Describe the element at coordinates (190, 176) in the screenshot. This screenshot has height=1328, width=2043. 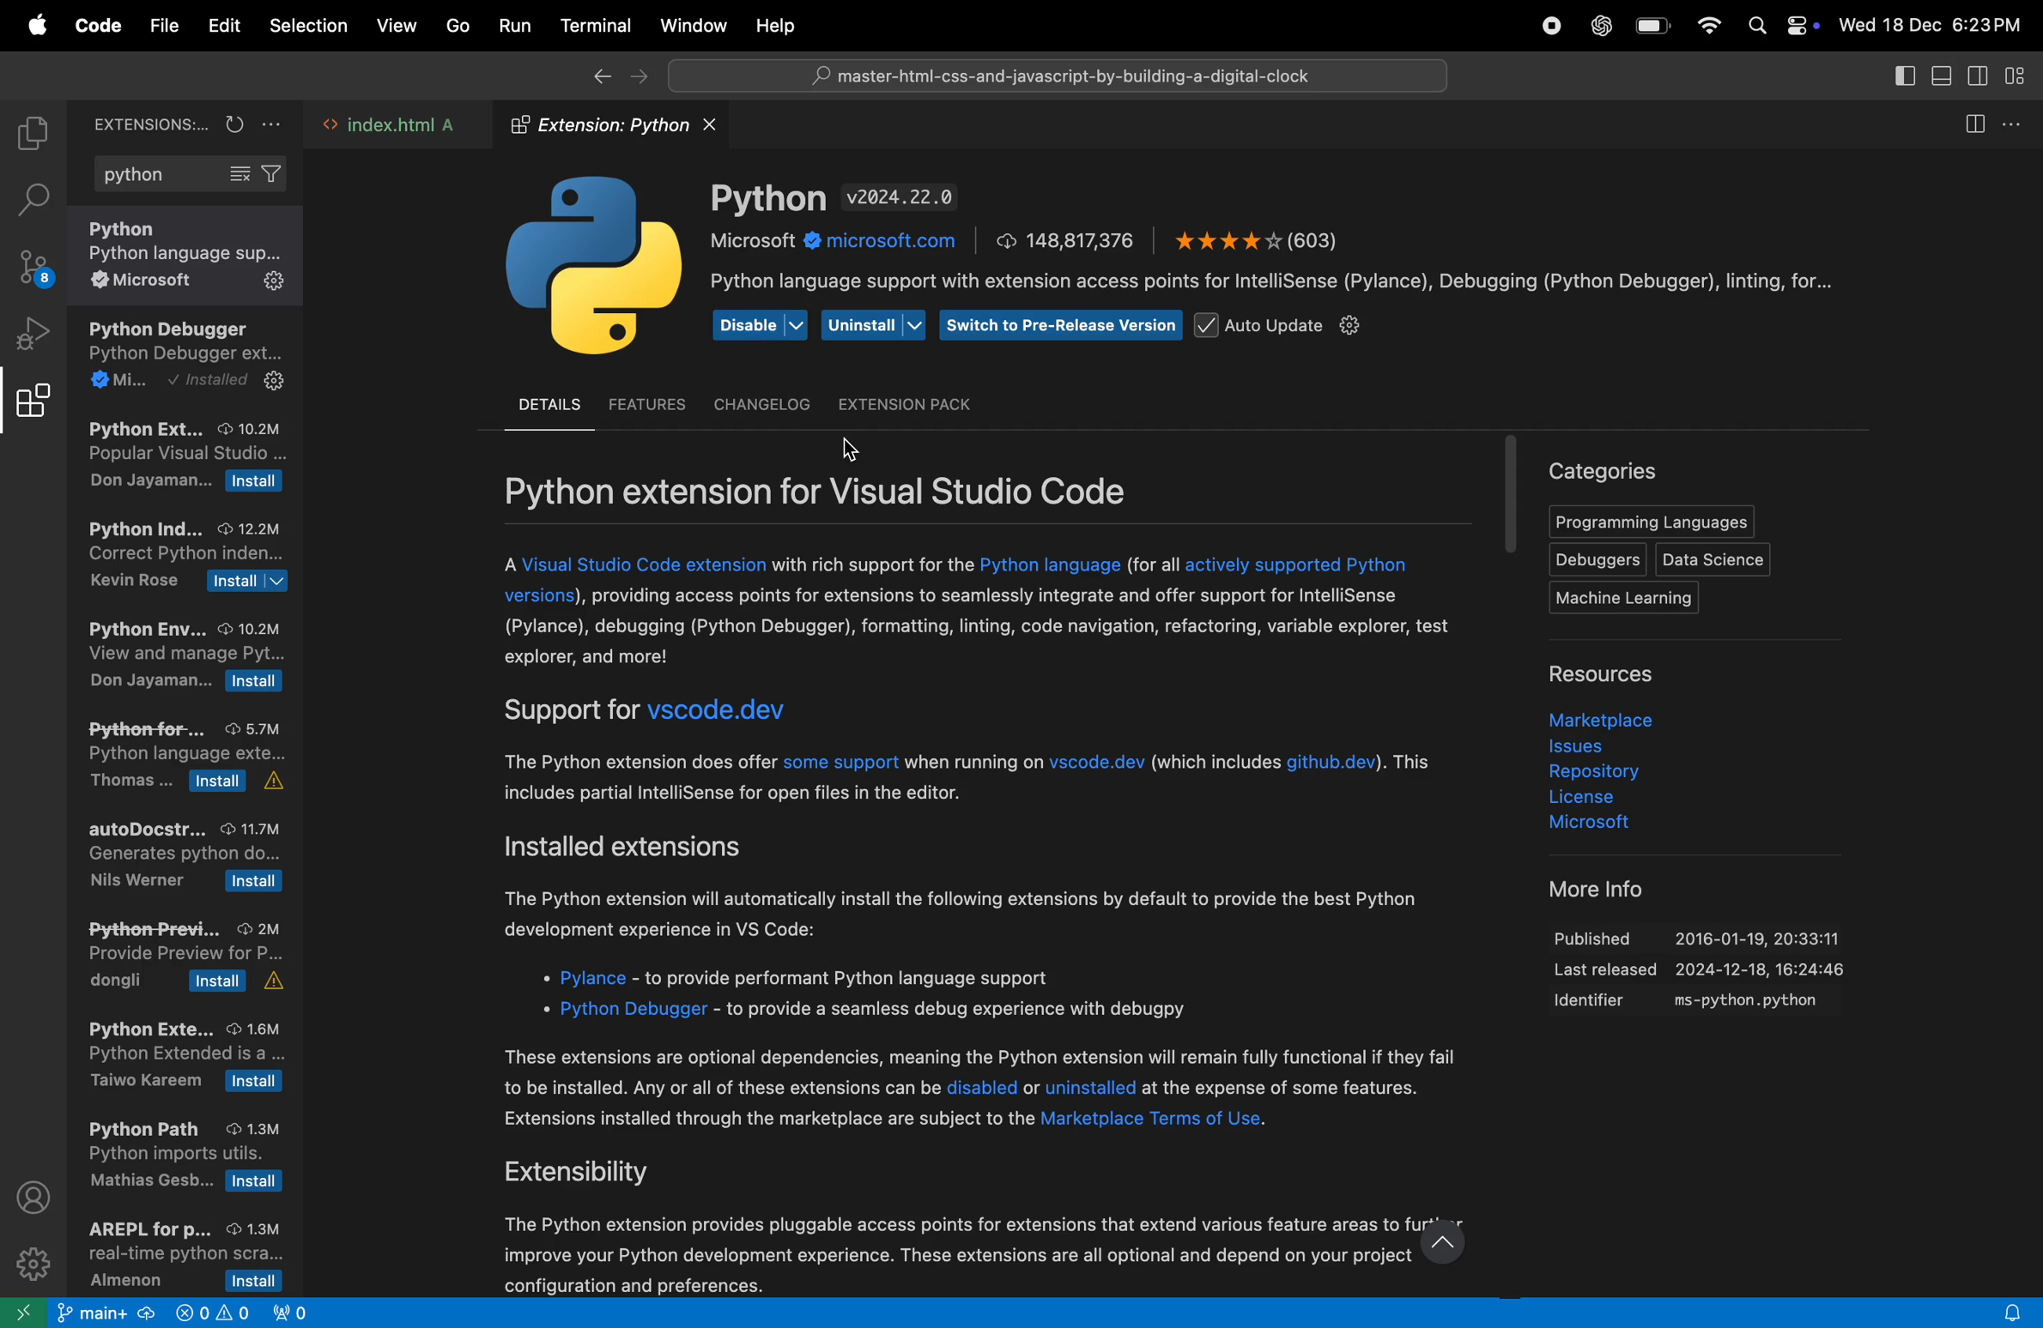
I see `python` at that location.